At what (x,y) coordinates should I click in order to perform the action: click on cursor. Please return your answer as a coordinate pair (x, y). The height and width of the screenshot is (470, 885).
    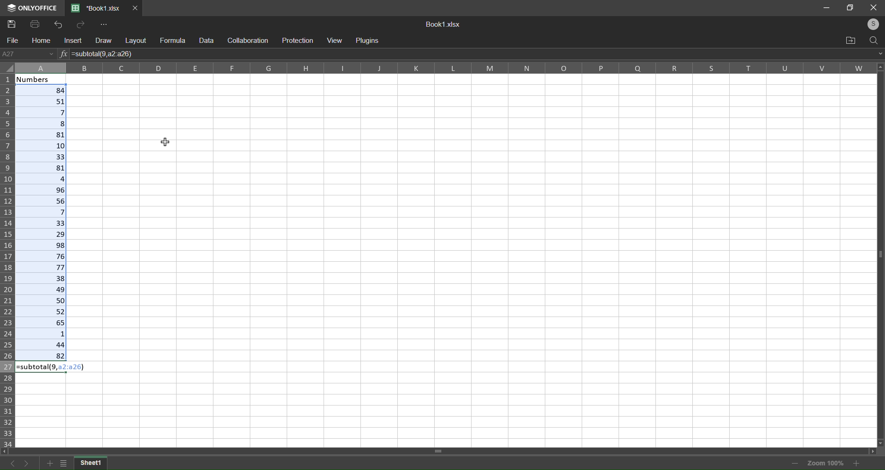
    Looking at the image, I should click on (165, 141).